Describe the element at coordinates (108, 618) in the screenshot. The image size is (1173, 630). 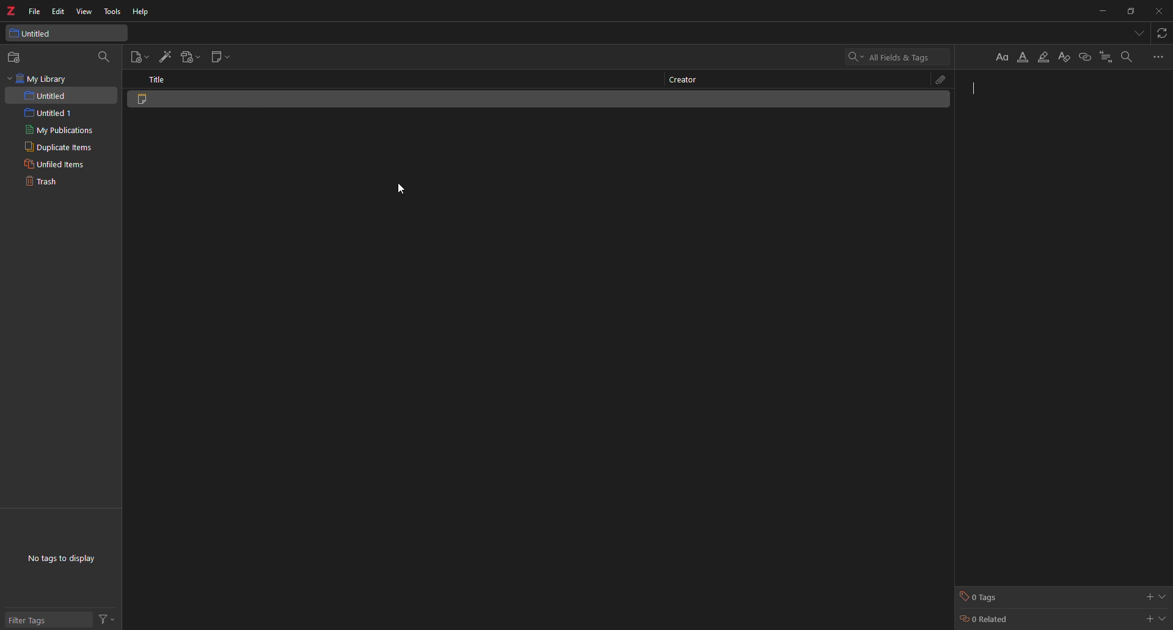
I see `actions` at that location.